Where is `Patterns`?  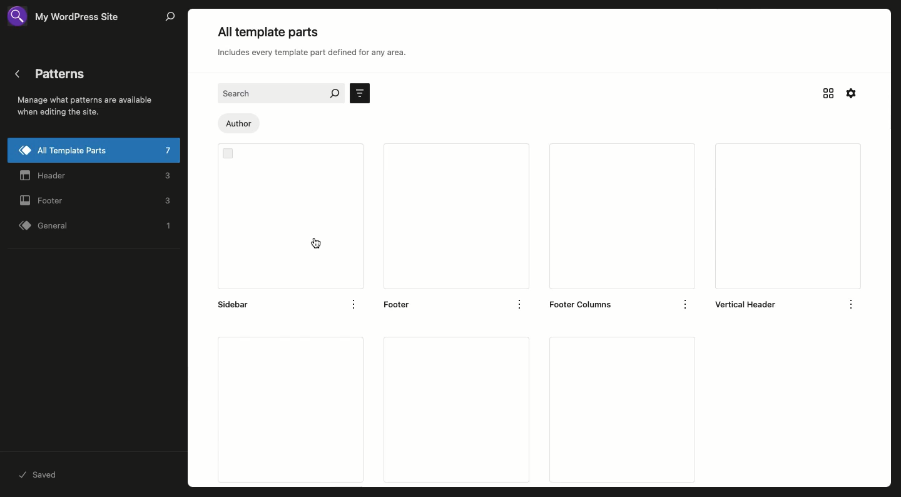 Patterns is located at coordinates (66, 76).